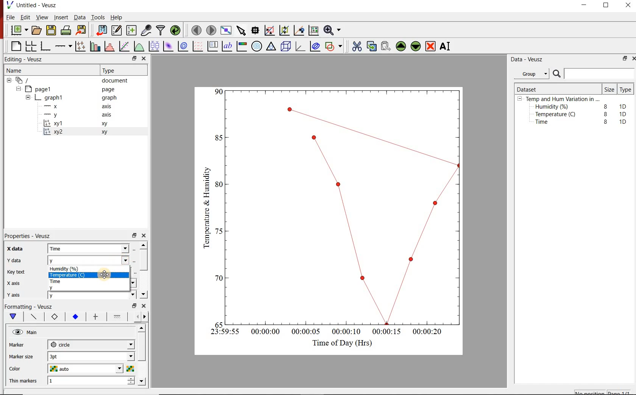 This screenshot has width=636, height=395. I want to click on 1D, so click(623, 121).